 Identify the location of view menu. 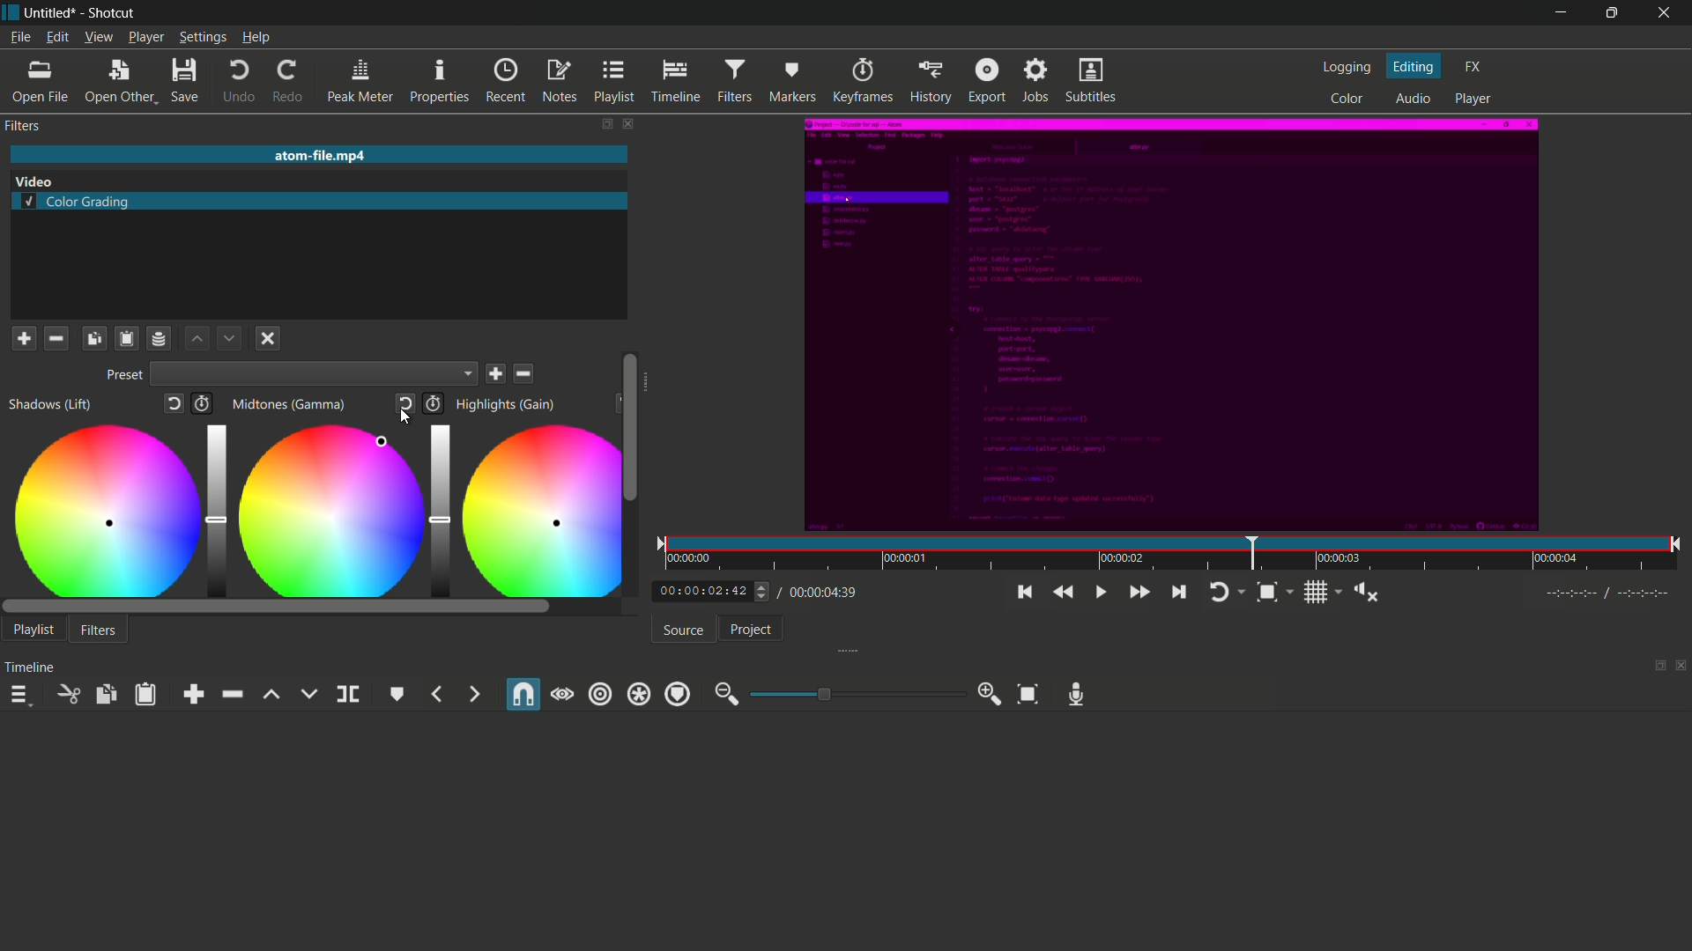
(99, 36).